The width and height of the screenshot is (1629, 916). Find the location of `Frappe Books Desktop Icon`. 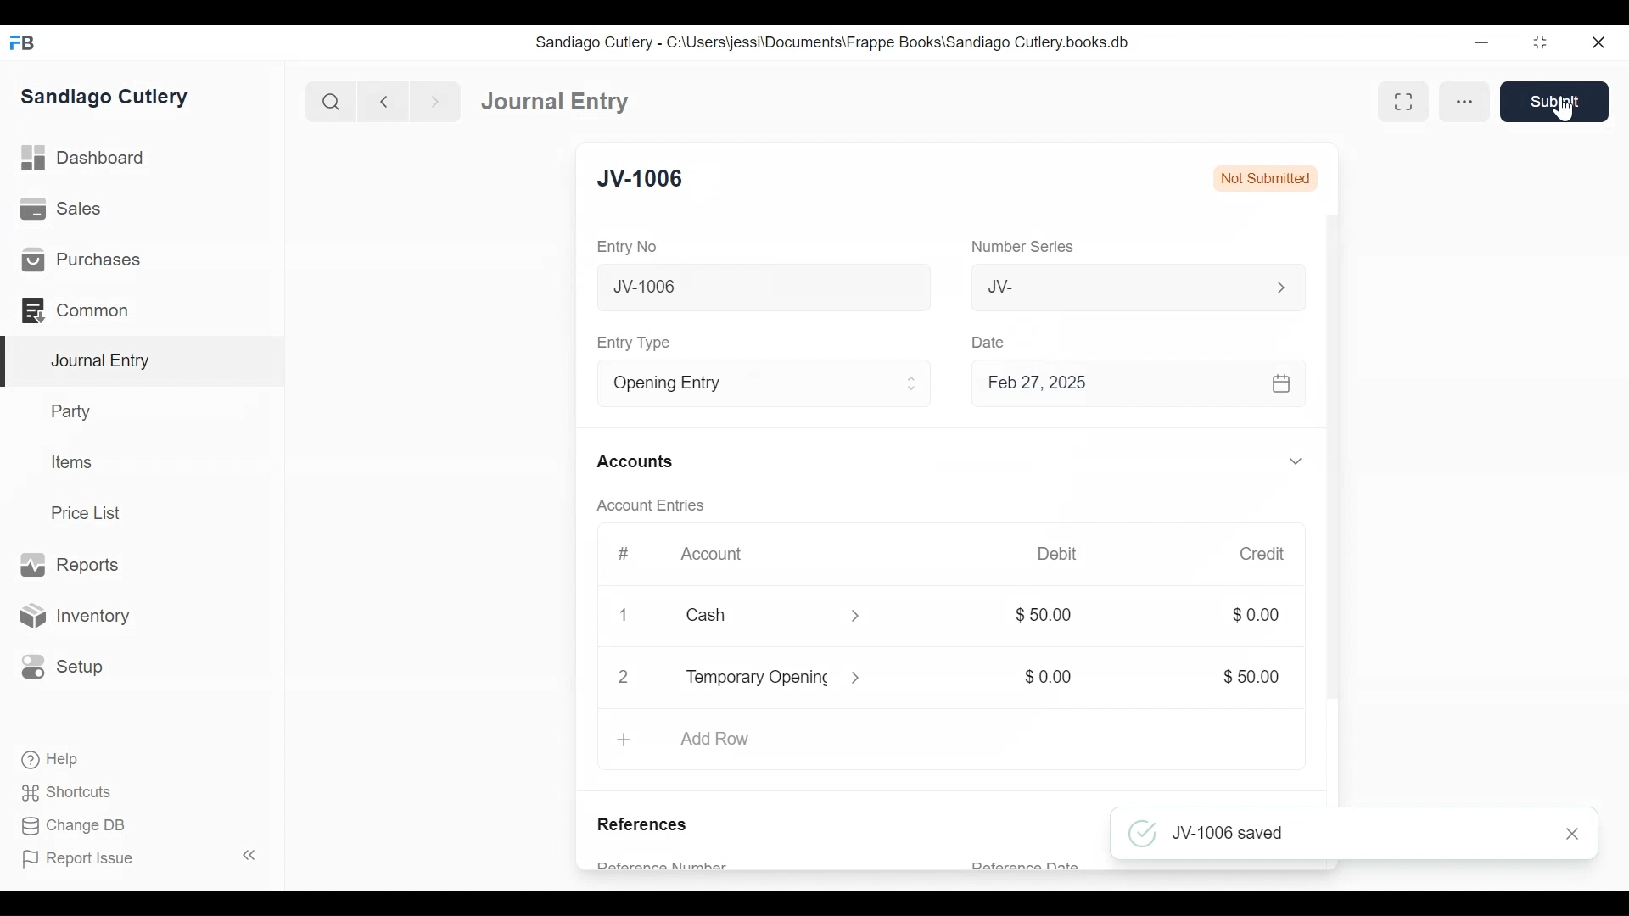

Frappe Books Desktop Icon is located at coordinates (22, 43).